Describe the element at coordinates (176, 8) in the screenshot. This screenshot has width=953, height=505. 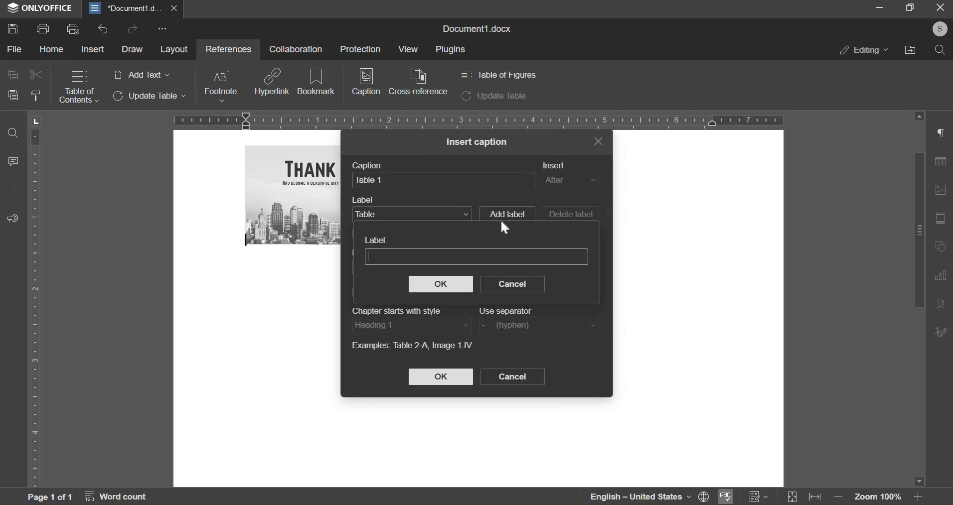
I see `close` at that location.